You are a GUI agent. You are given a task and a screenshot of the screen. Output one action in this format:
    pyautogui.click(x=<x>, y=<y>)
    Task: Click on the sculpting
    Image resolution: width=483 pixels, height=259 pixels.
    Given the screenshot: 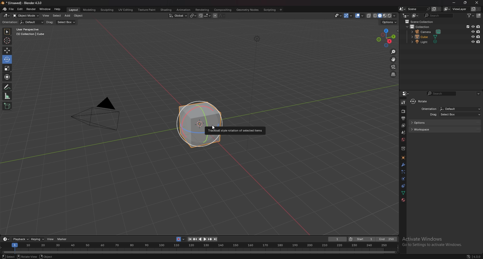 What is the action you would take?
    pyautogui.click(x=108, y=10)
    